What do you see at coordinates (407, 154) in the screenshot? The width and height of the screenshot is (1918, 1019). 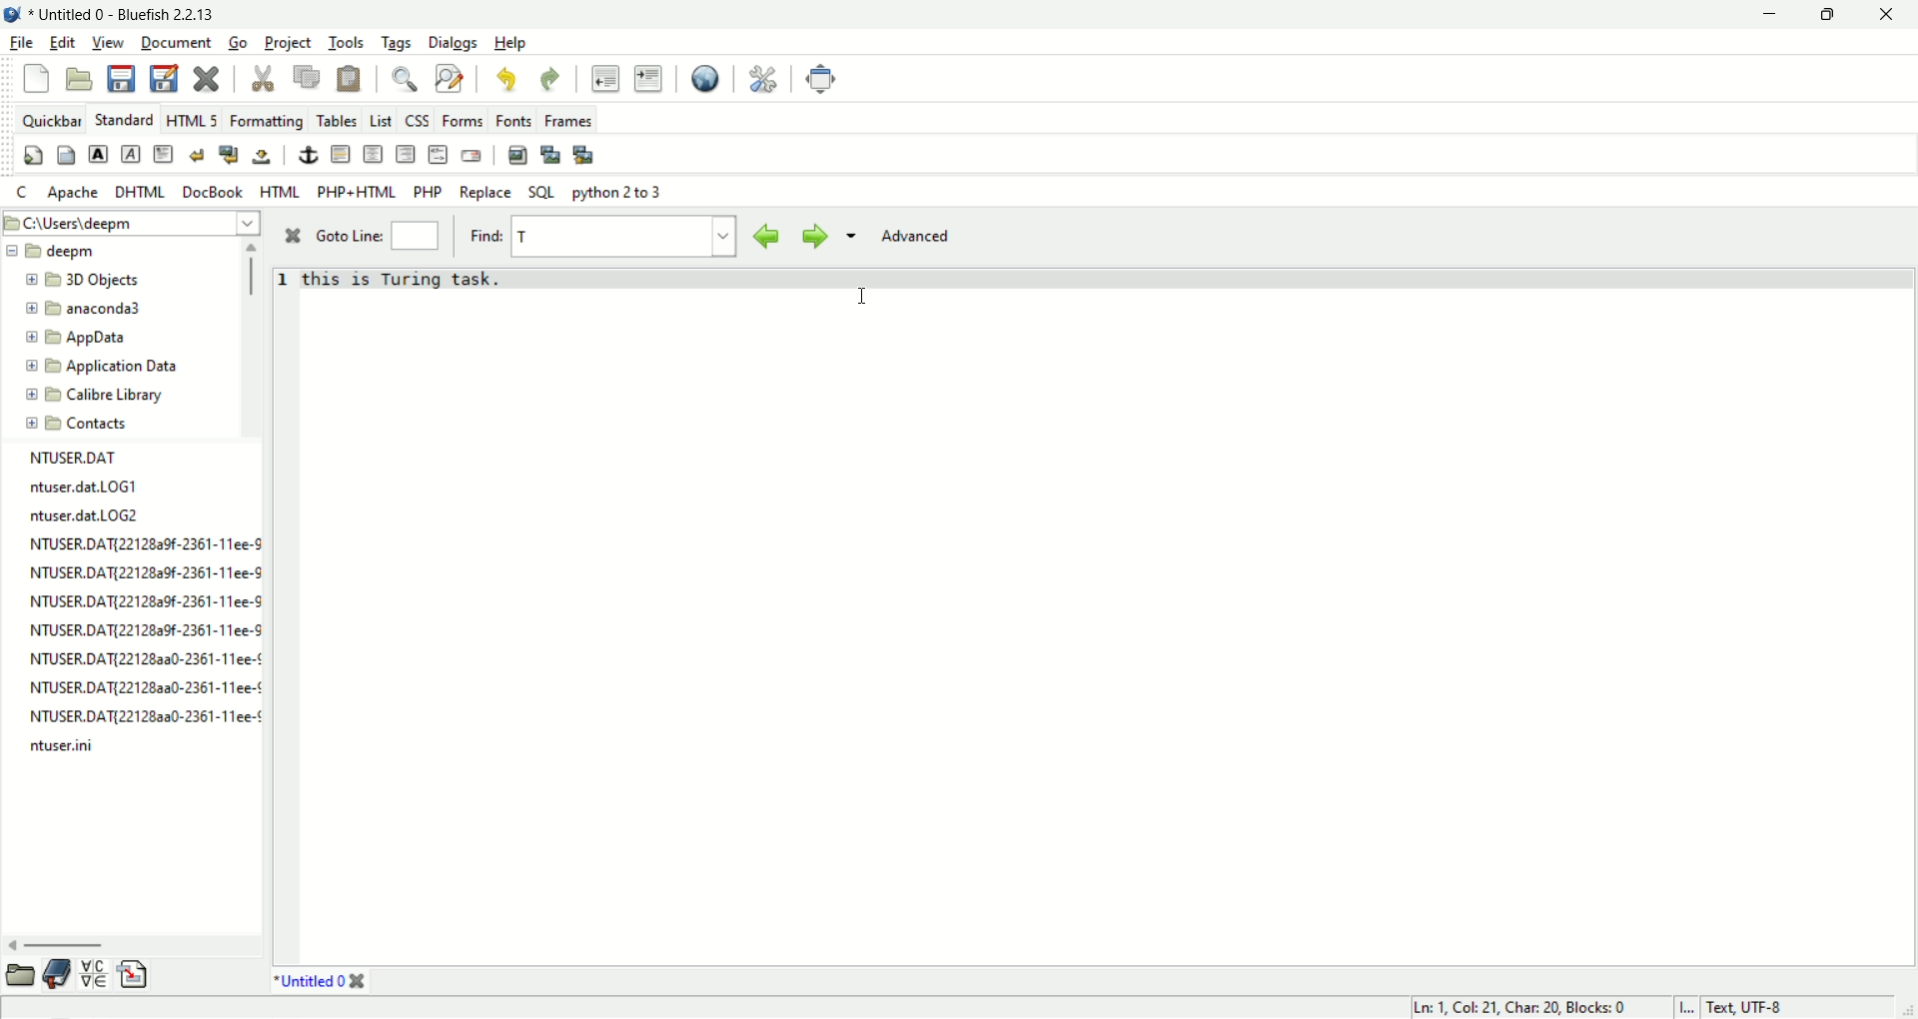 I see `right justify` at bounding box center [407, 154].